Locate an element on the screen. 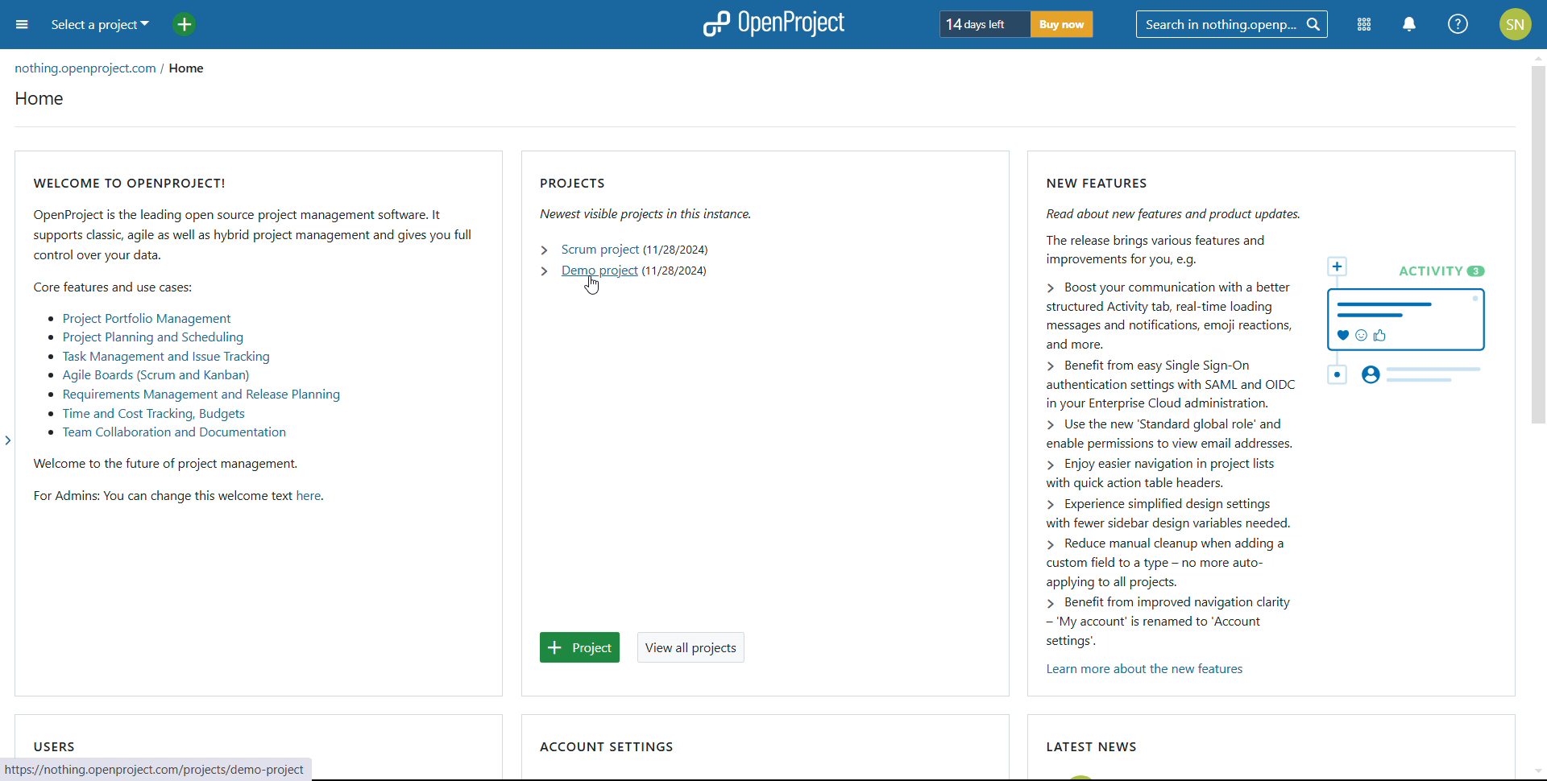 Image resolution: width=1547 pixels, height=781 pixels. welcome to open project is located at coordinates (252, 341).